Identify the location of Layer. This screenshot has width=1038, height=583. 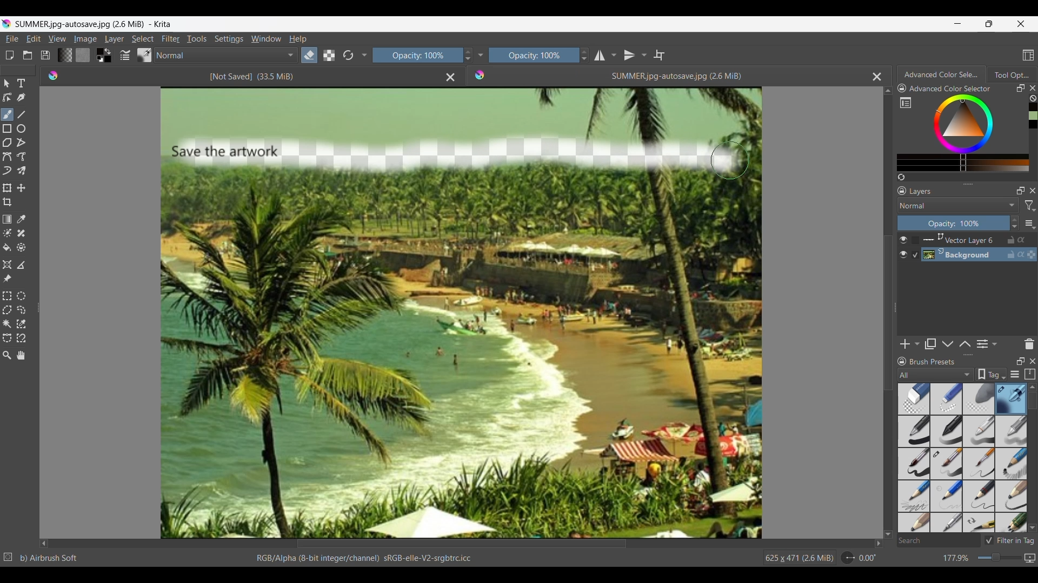
(115, 39).